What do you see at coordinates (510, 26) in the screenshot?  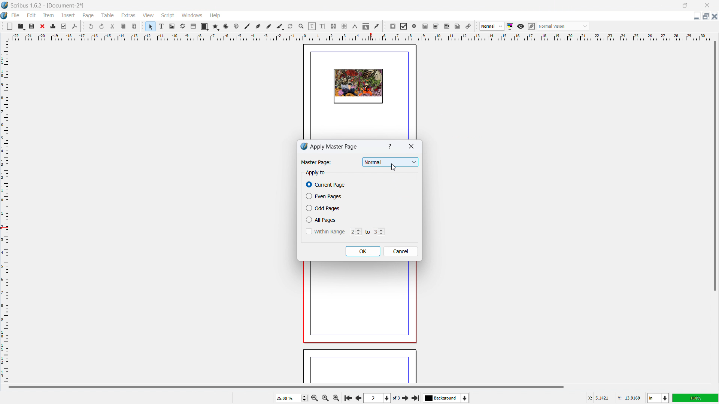 I see `toggle color management system` at bounding box center [510, 26].